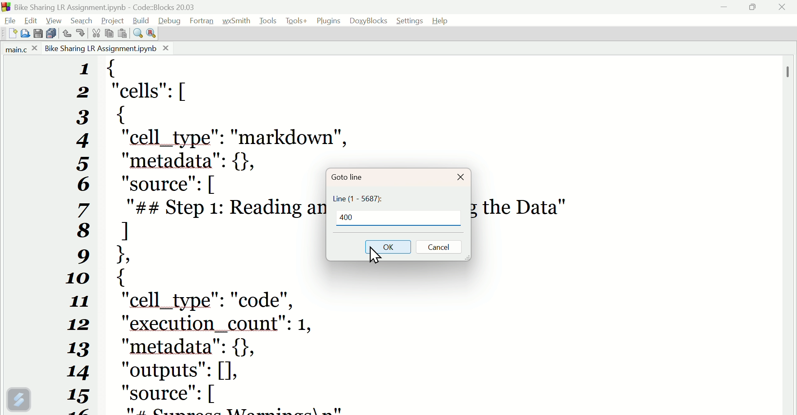 The height and width of the screenshot is (415, 797). Describe the element at coordinates (375, 259) in the screenshot. I see `Cursor` at that location.